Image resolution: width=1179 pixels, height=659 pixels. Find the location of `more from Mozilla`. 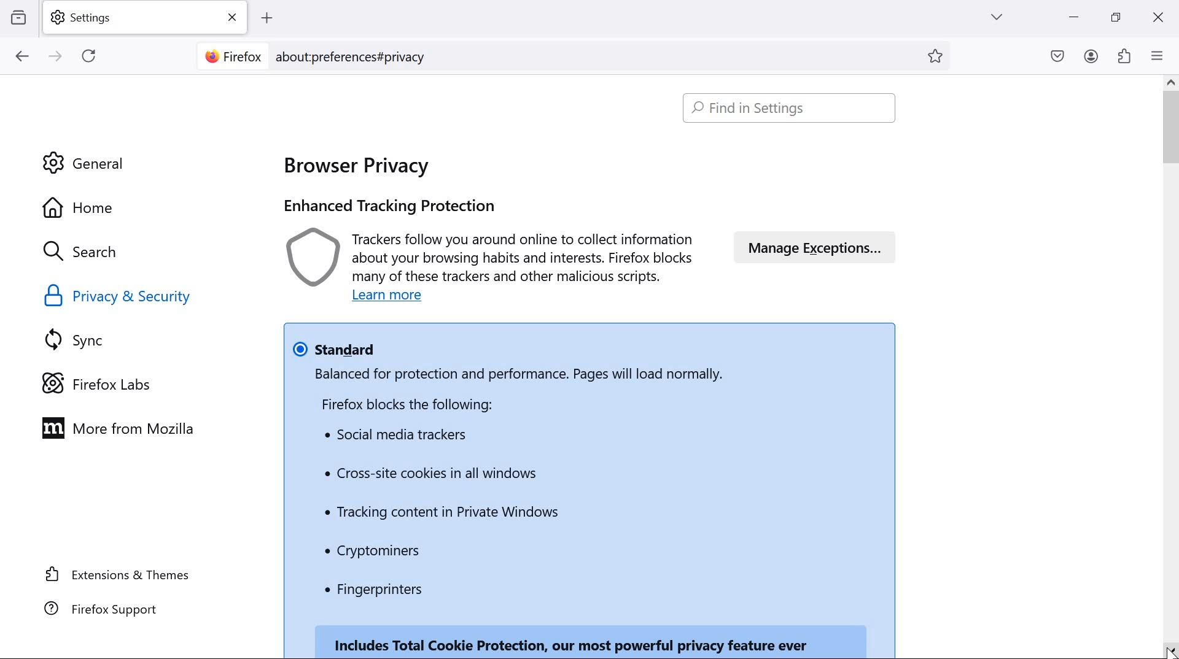

more from Mozilla is located at coordinates (125, 427).